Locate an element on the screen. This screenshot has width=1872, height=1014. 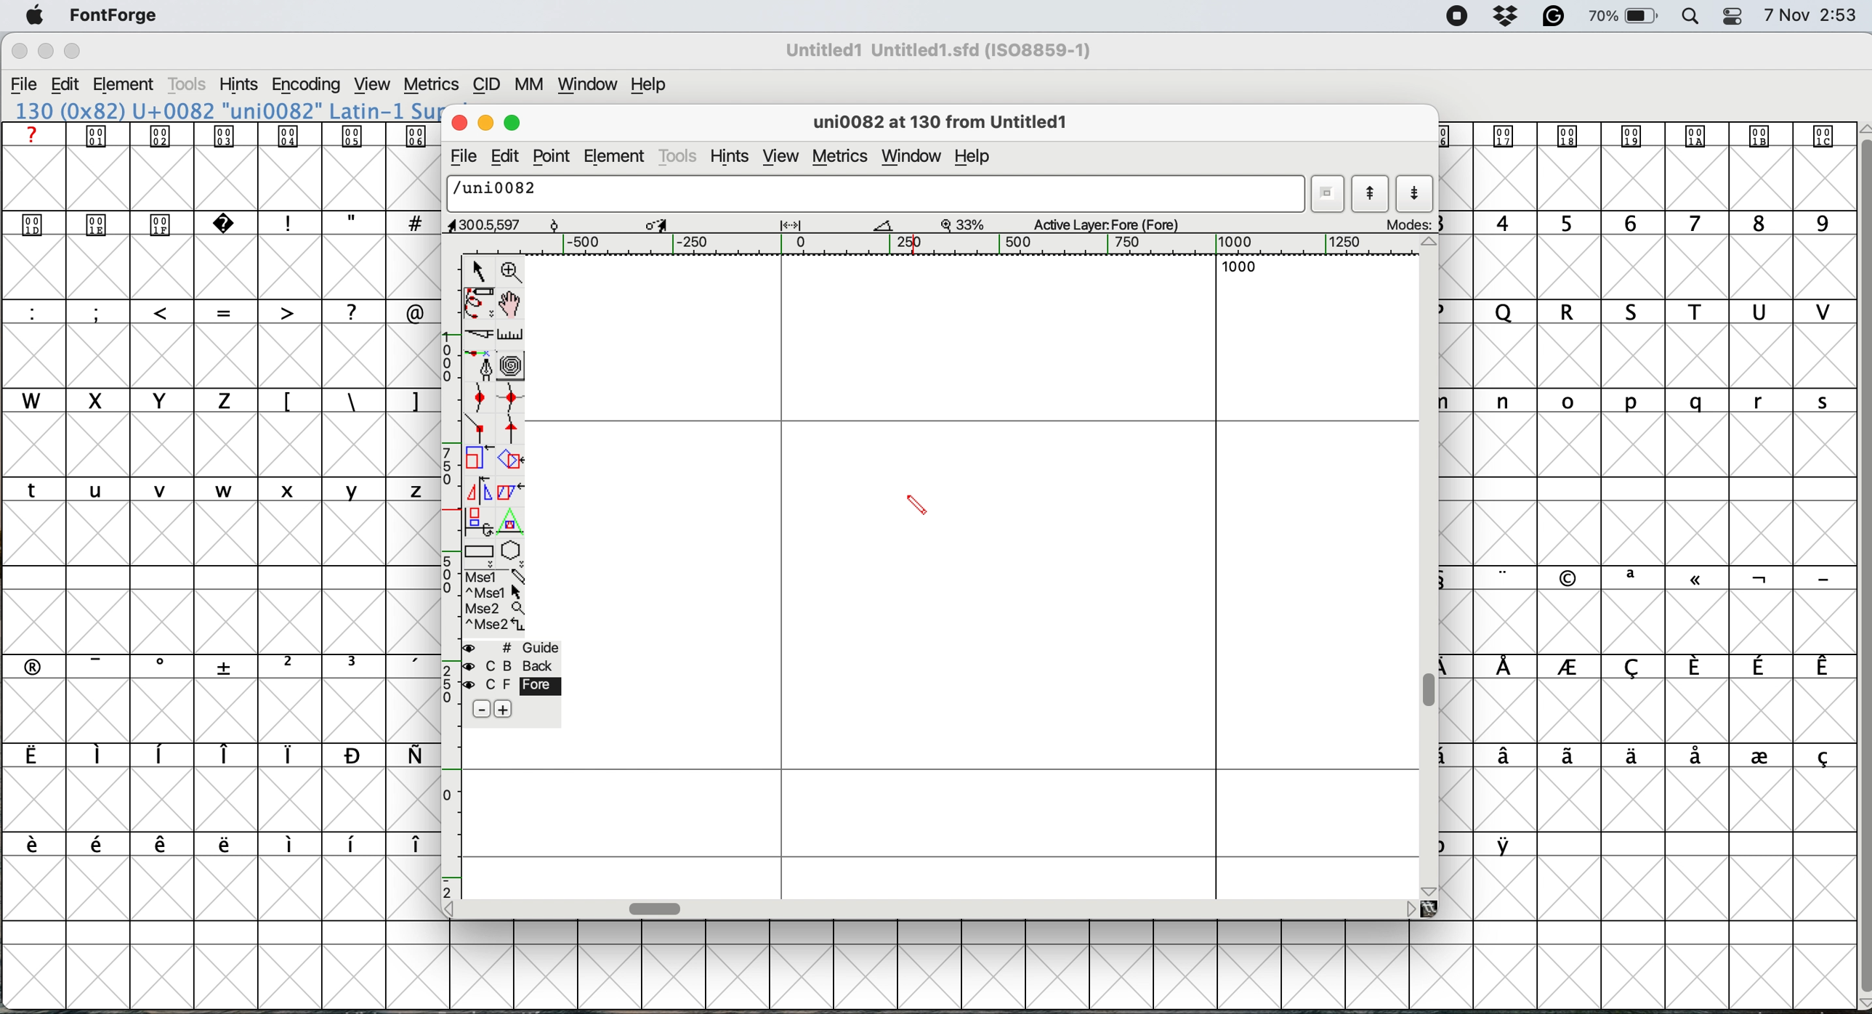
special icons is located at coordinates (1644, 136).